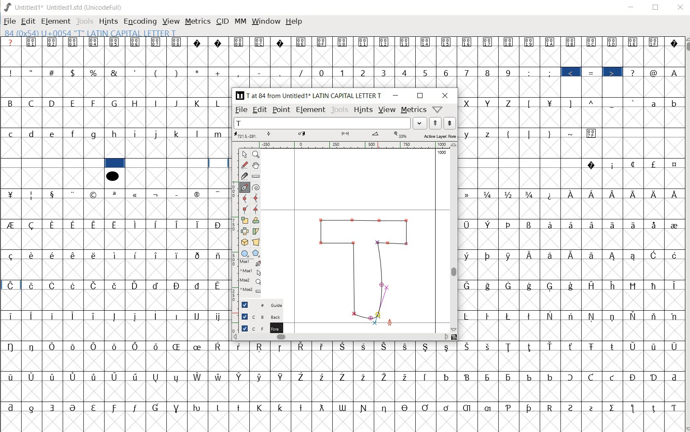  Describe the element at coordinates (455, 237) in the screenshot. I see `vertical scrollbar` at that location.